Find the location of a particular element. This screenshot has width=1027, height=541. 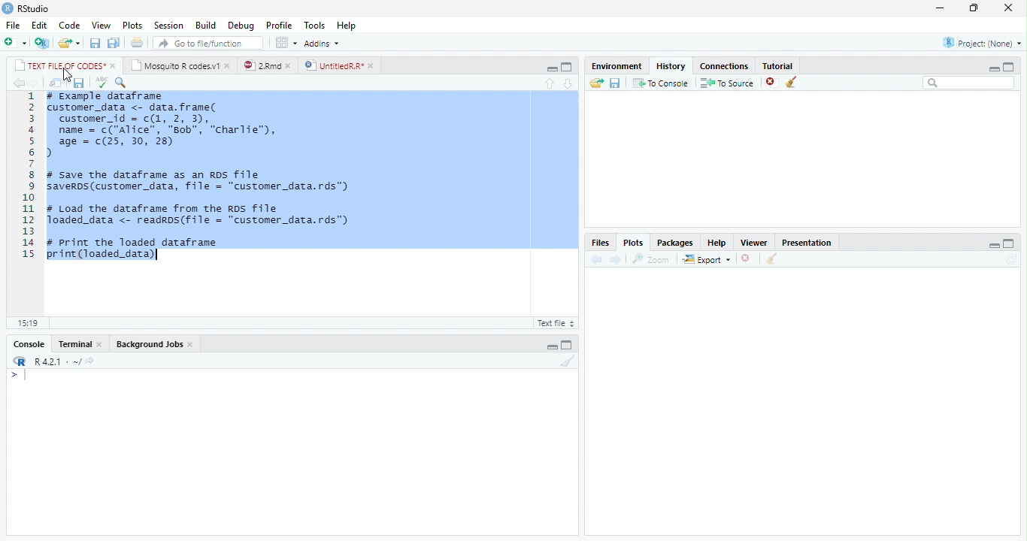

Profile is located at coordinates (279, 25).